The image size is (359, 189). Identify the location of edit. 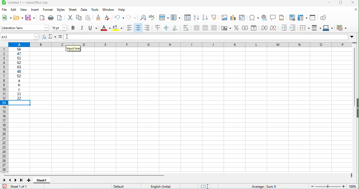
(13, 9).